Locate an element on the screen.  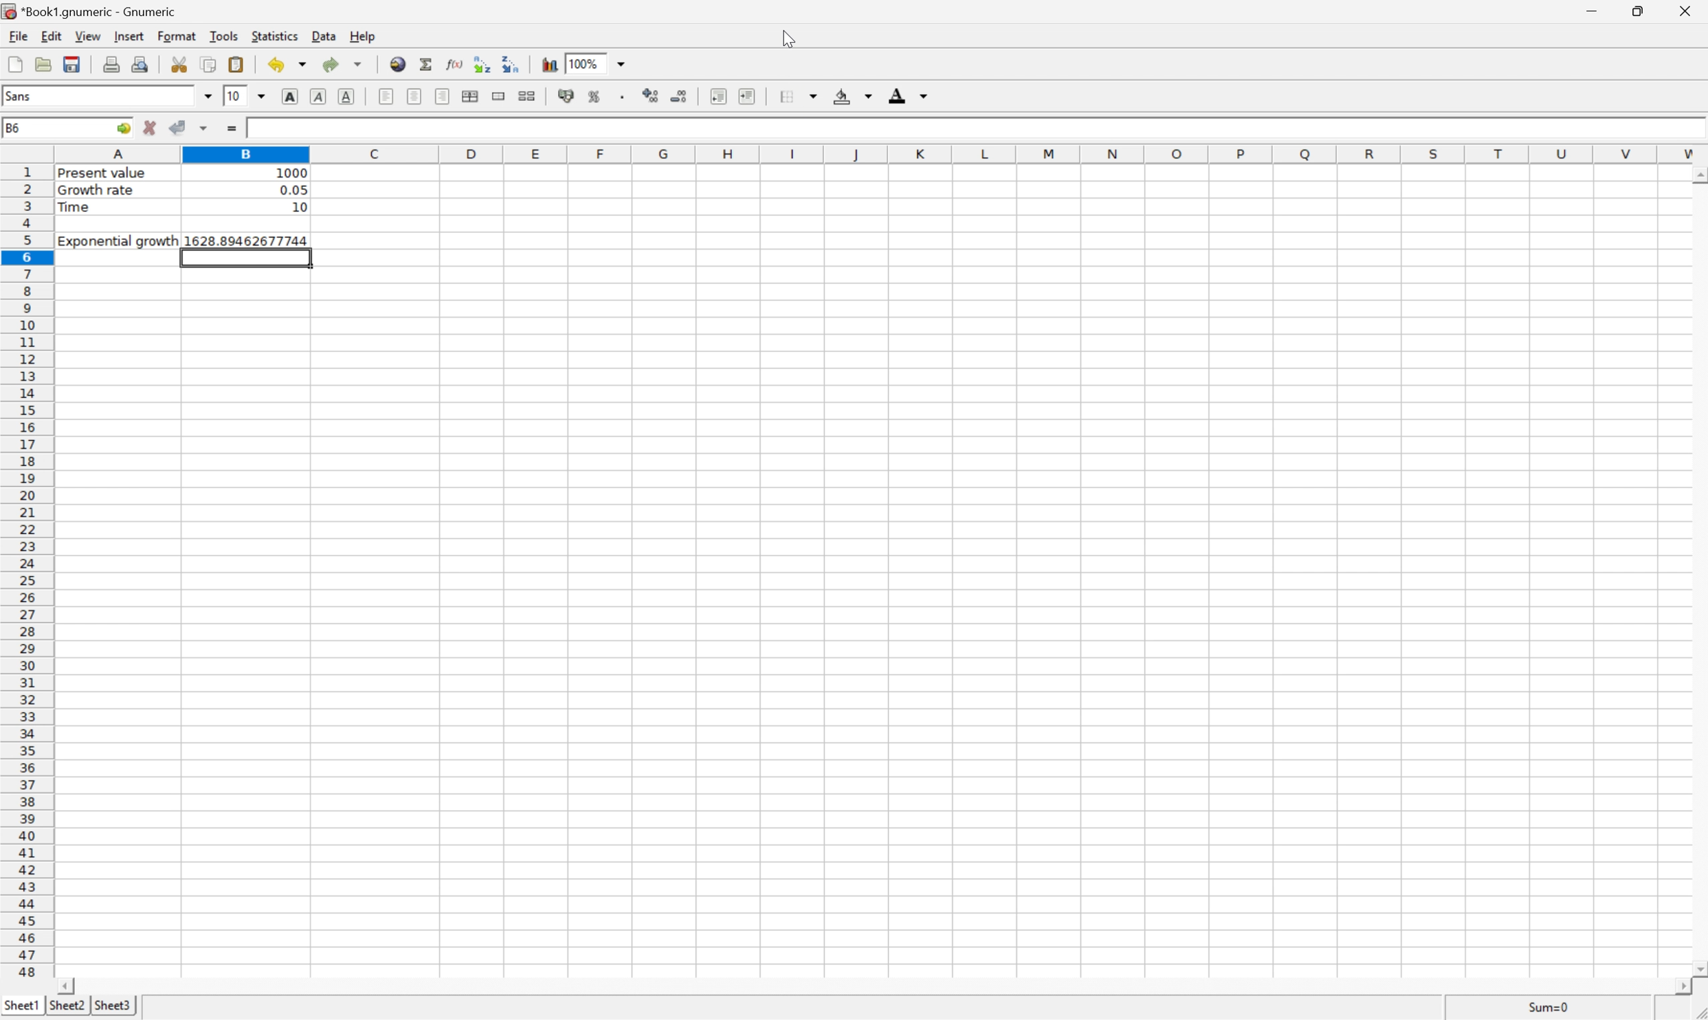
Sheet3 is located at coordinates (114, 1006).